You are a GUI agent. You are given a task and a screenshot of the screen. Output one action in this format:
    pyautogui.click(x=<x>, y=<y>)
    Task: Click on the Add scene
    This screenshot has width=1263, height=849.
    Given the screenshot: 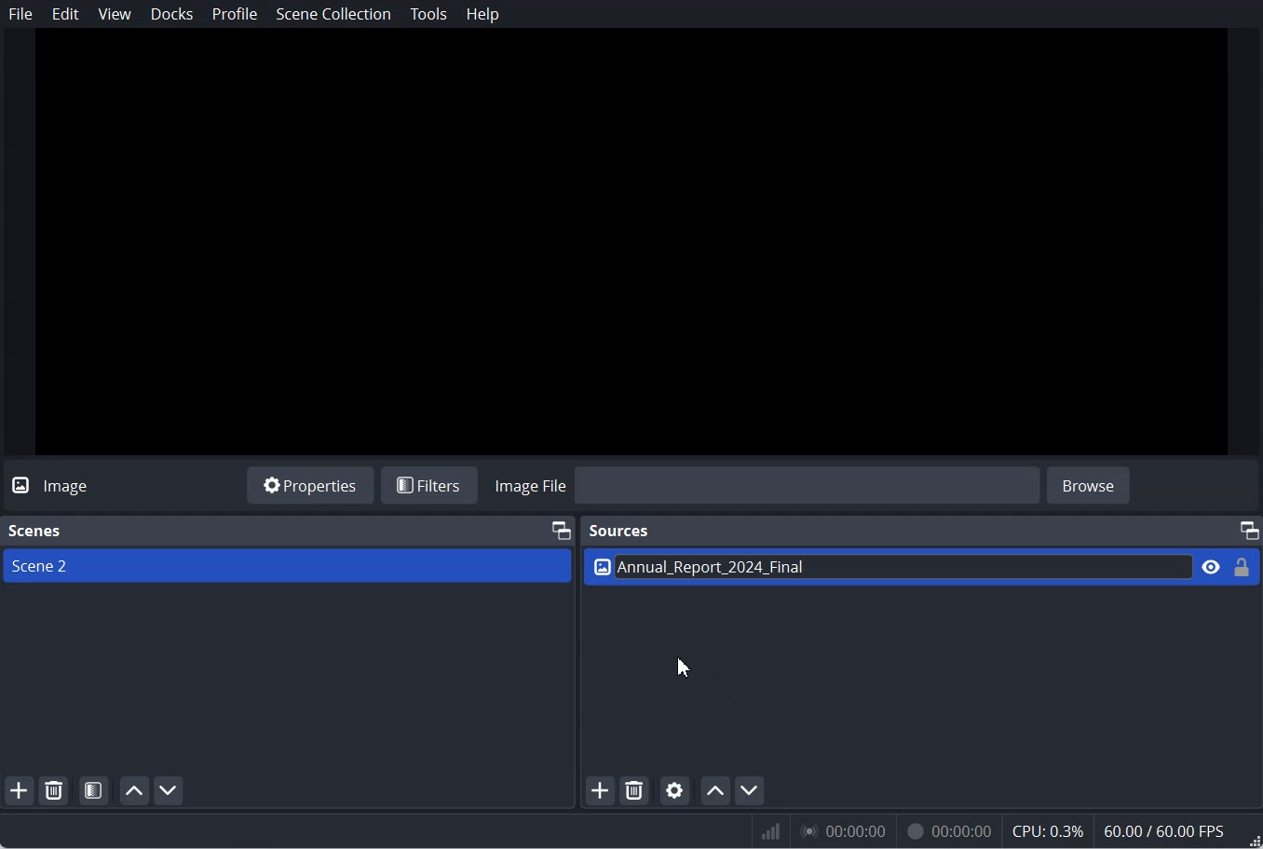 What is the action you would take?
    pyautogui.click(x=18, y=789)
    